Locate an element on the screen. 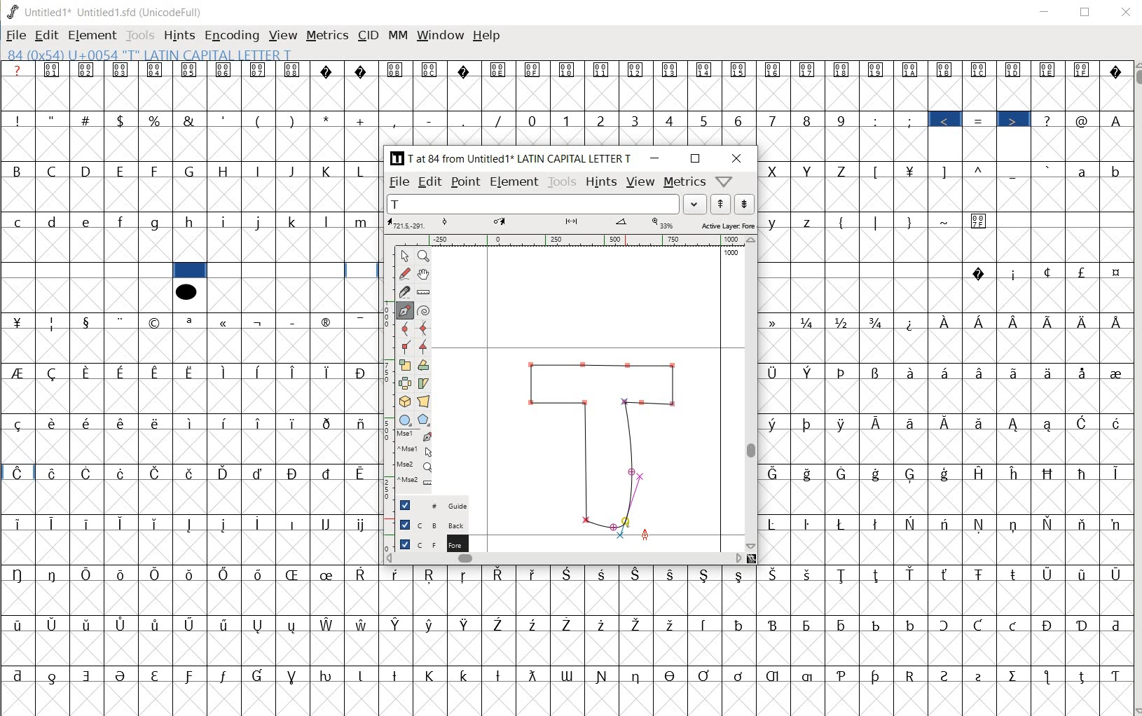 The height and width of the screenshot is (716, 1142). close is located at coordinates (737, 158).